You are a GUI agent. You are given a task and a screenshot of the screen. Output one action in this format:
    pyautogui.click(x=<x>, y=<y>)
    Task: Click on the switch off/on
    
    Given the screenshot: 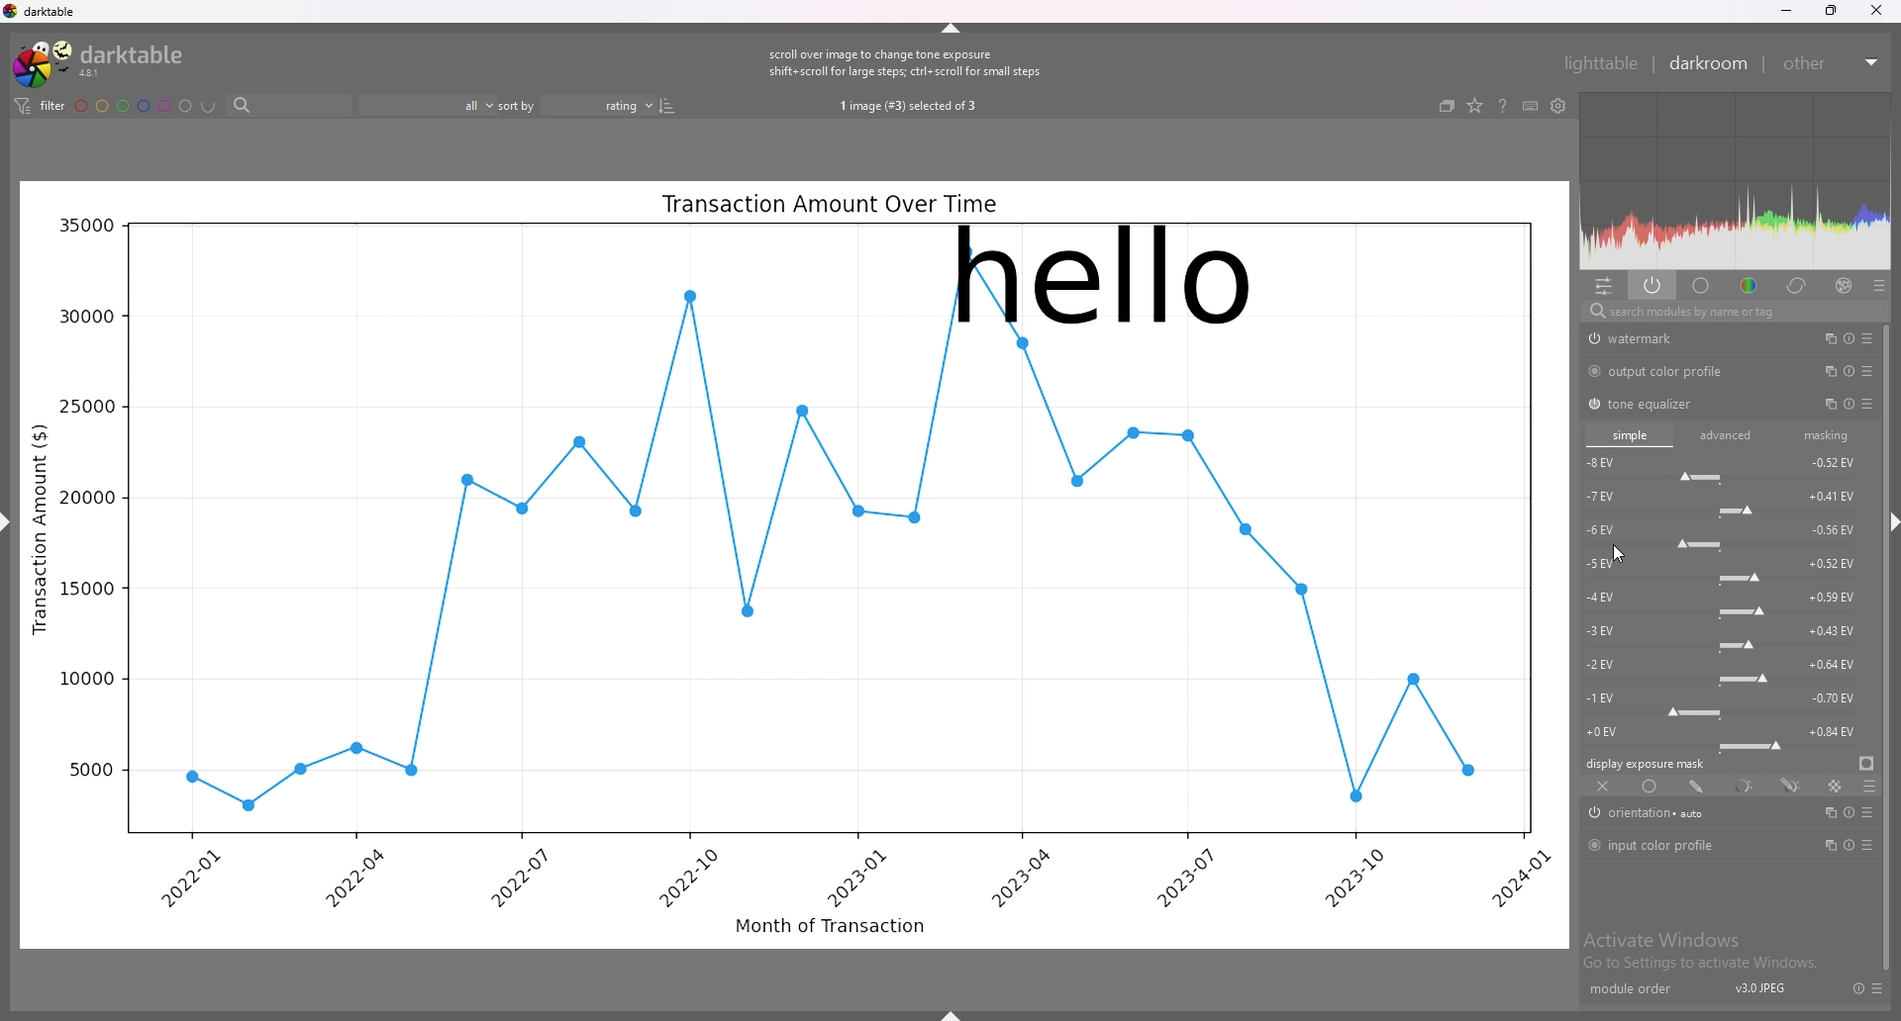 What is the action you would take?
    pyautogui.click(x=1593, y=814)
    